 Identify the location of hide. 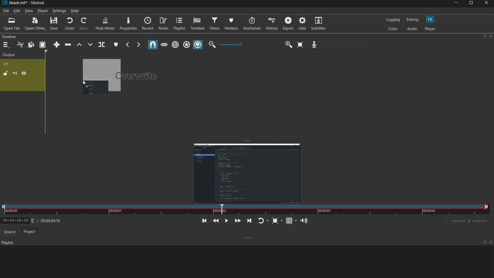
(24, 73).